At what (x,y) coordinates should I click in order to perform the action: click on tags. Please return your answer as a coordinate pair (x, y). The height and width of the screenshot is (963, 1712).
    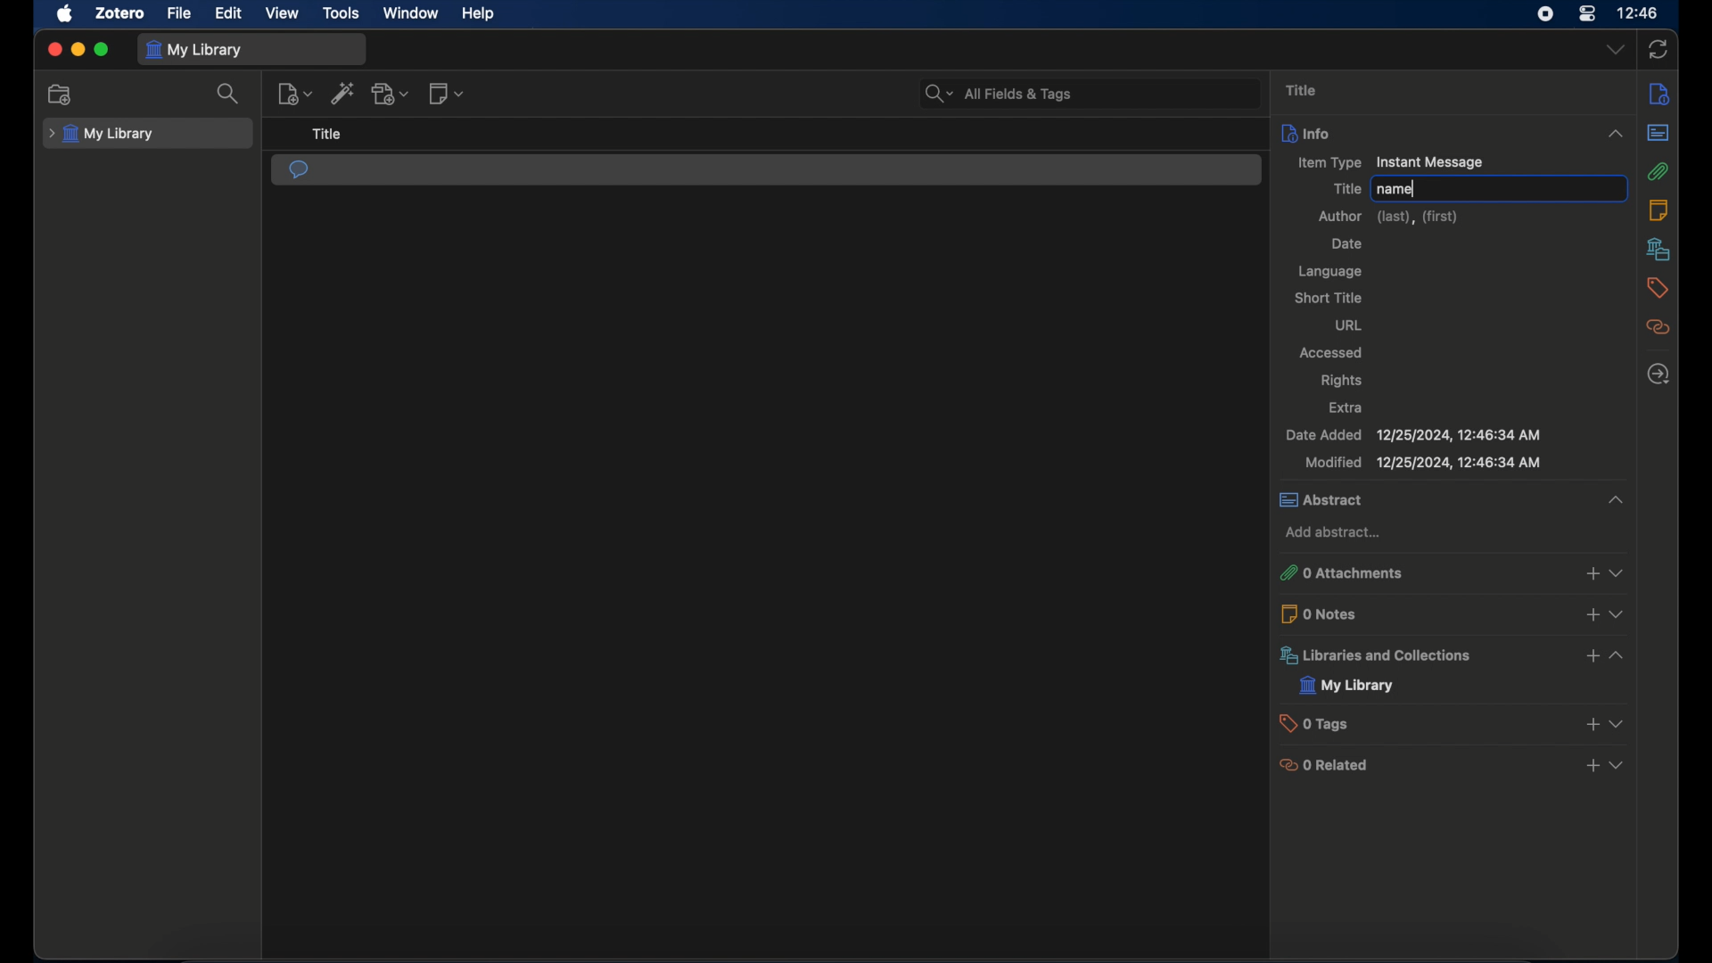
    Looking at the image, I should click on (1658, 288).